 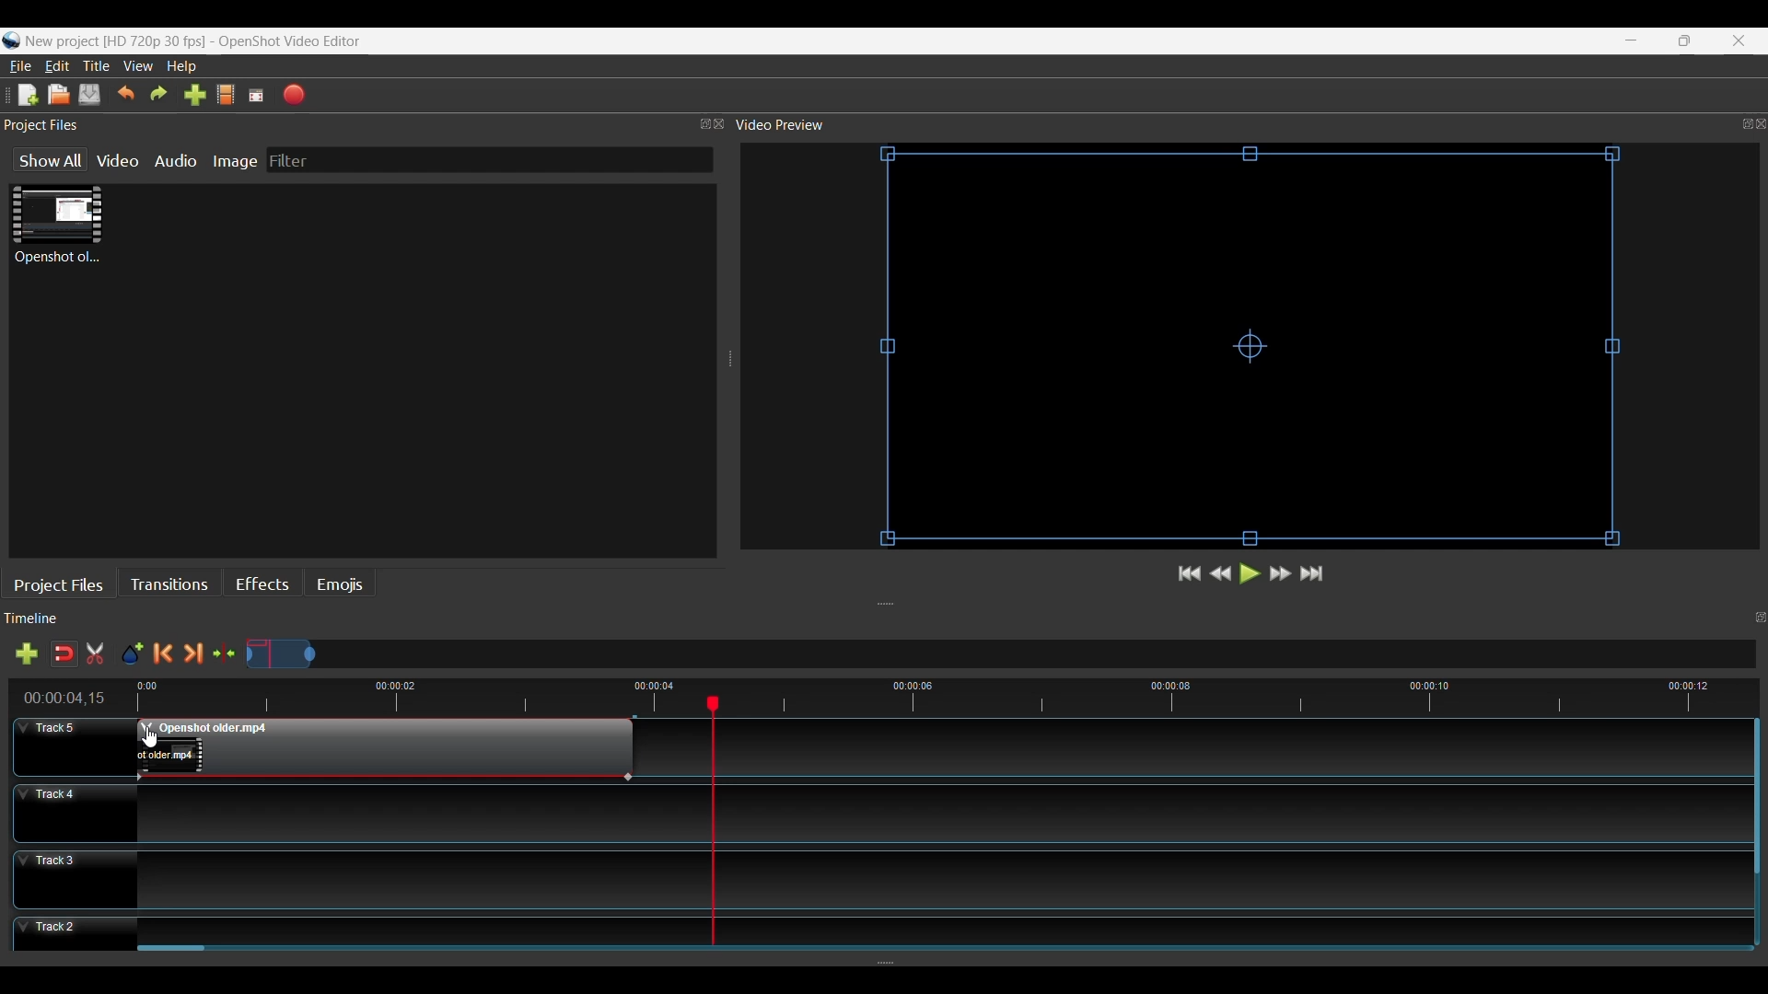 I want to click on minimize, so click(x=1632, y=40).